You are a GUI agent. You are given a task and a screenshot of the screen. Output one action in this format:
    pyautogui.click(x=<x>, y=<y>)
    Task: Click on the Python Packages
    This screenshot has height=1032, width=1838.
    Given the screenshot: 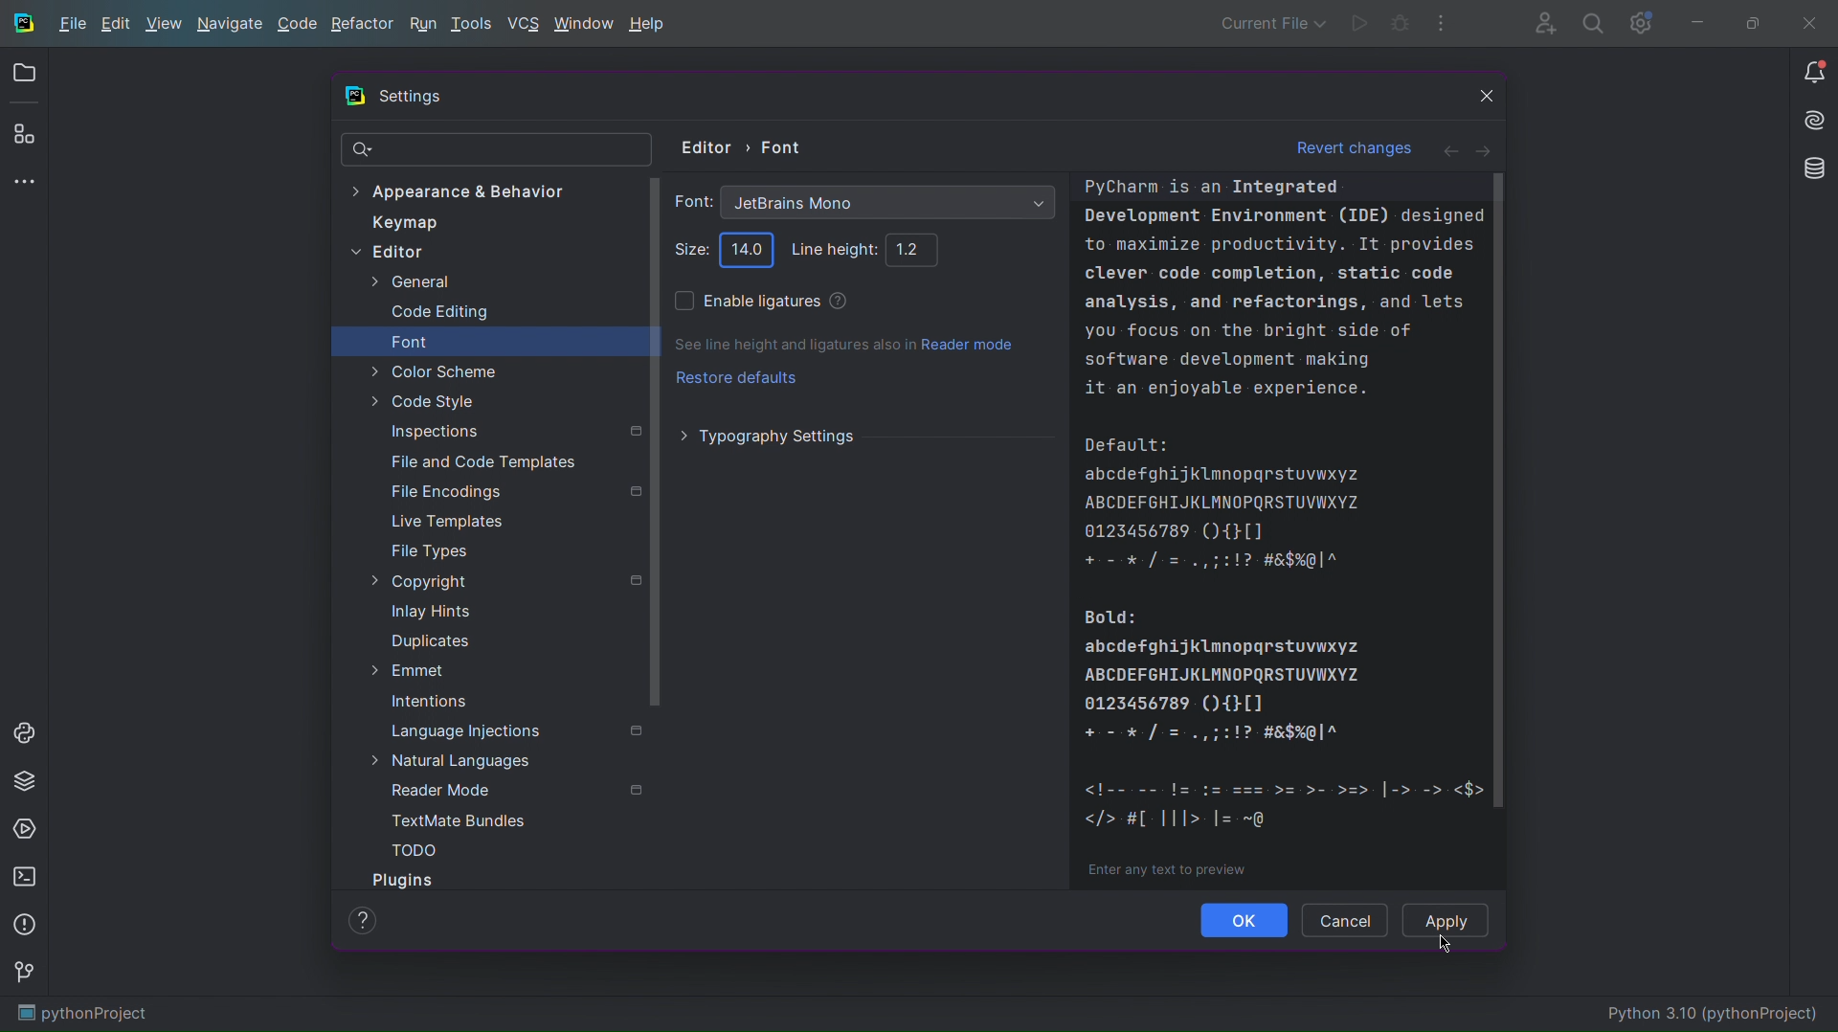 What is the action you would take?
    pyautogui.click(x=27, y=780)
    